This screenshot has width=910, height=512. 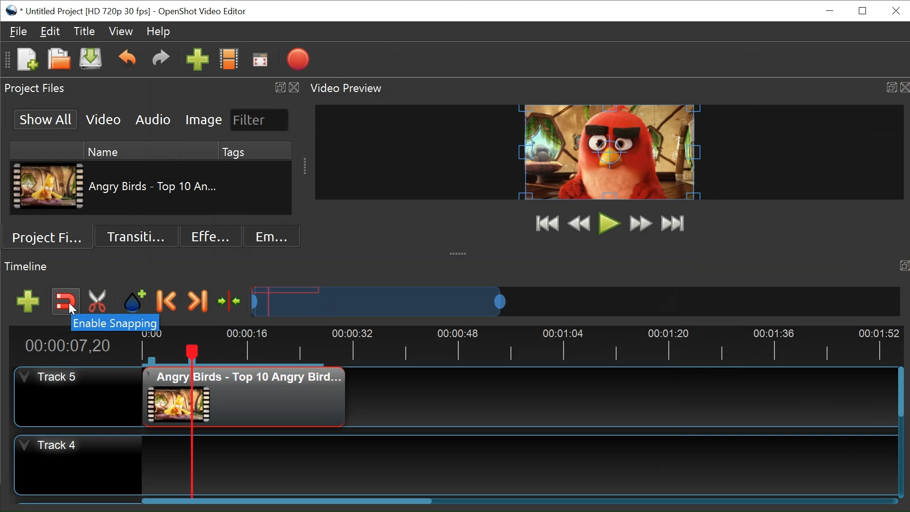 What do you see at coordinates (202, 120) in the screenshot?
I see `Image` at bounding box center [202, 120].